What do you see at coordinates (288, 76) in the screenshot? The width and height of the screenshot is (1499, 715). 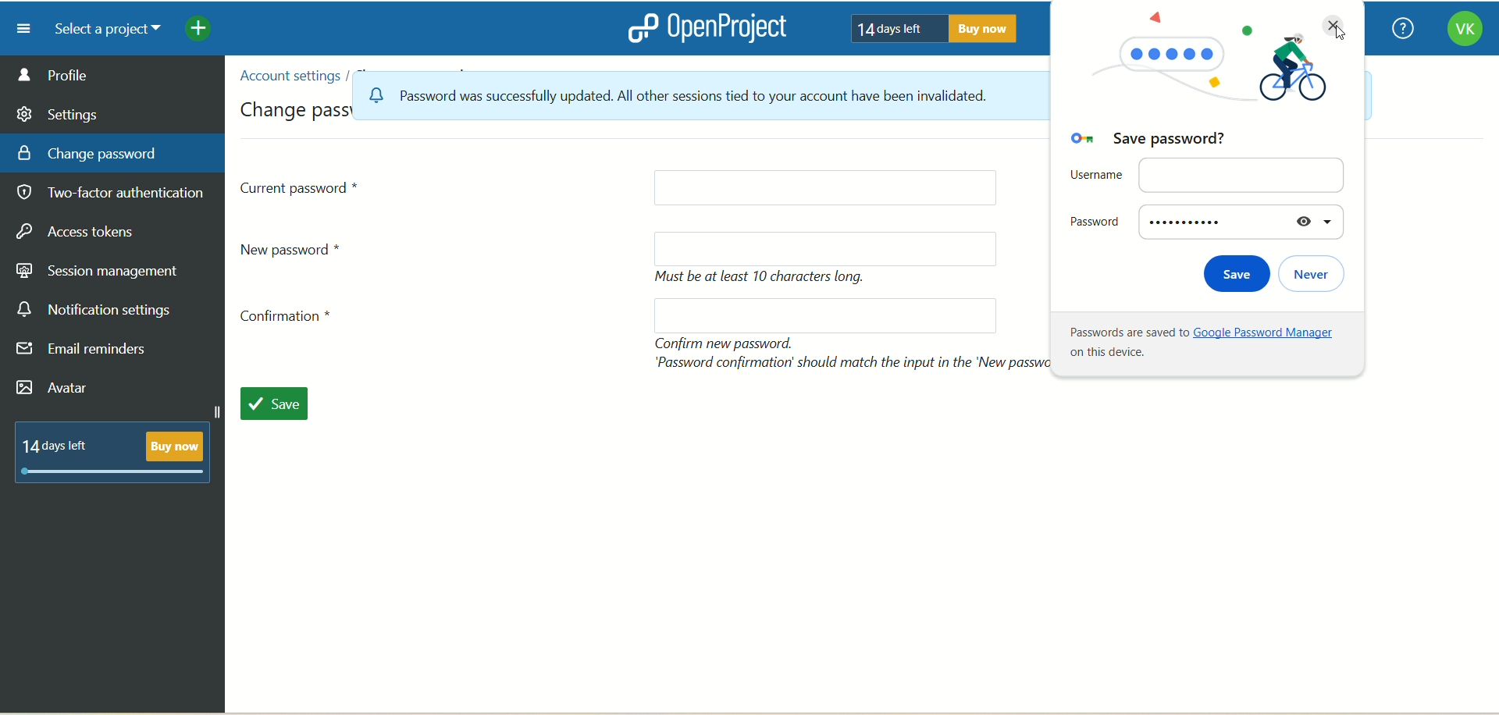 I see `account settings` at bounding box center [288, 76].